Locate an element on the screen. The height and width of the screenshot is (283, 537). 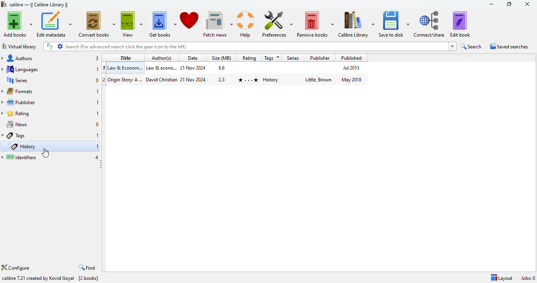
date is located at coordinates (193, 58).